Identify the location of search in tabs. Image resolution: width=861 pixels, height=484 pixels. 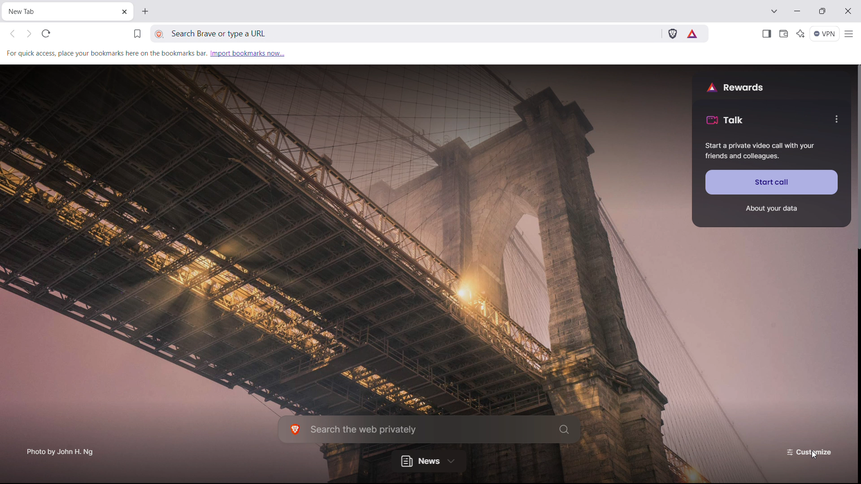
(774, 10).